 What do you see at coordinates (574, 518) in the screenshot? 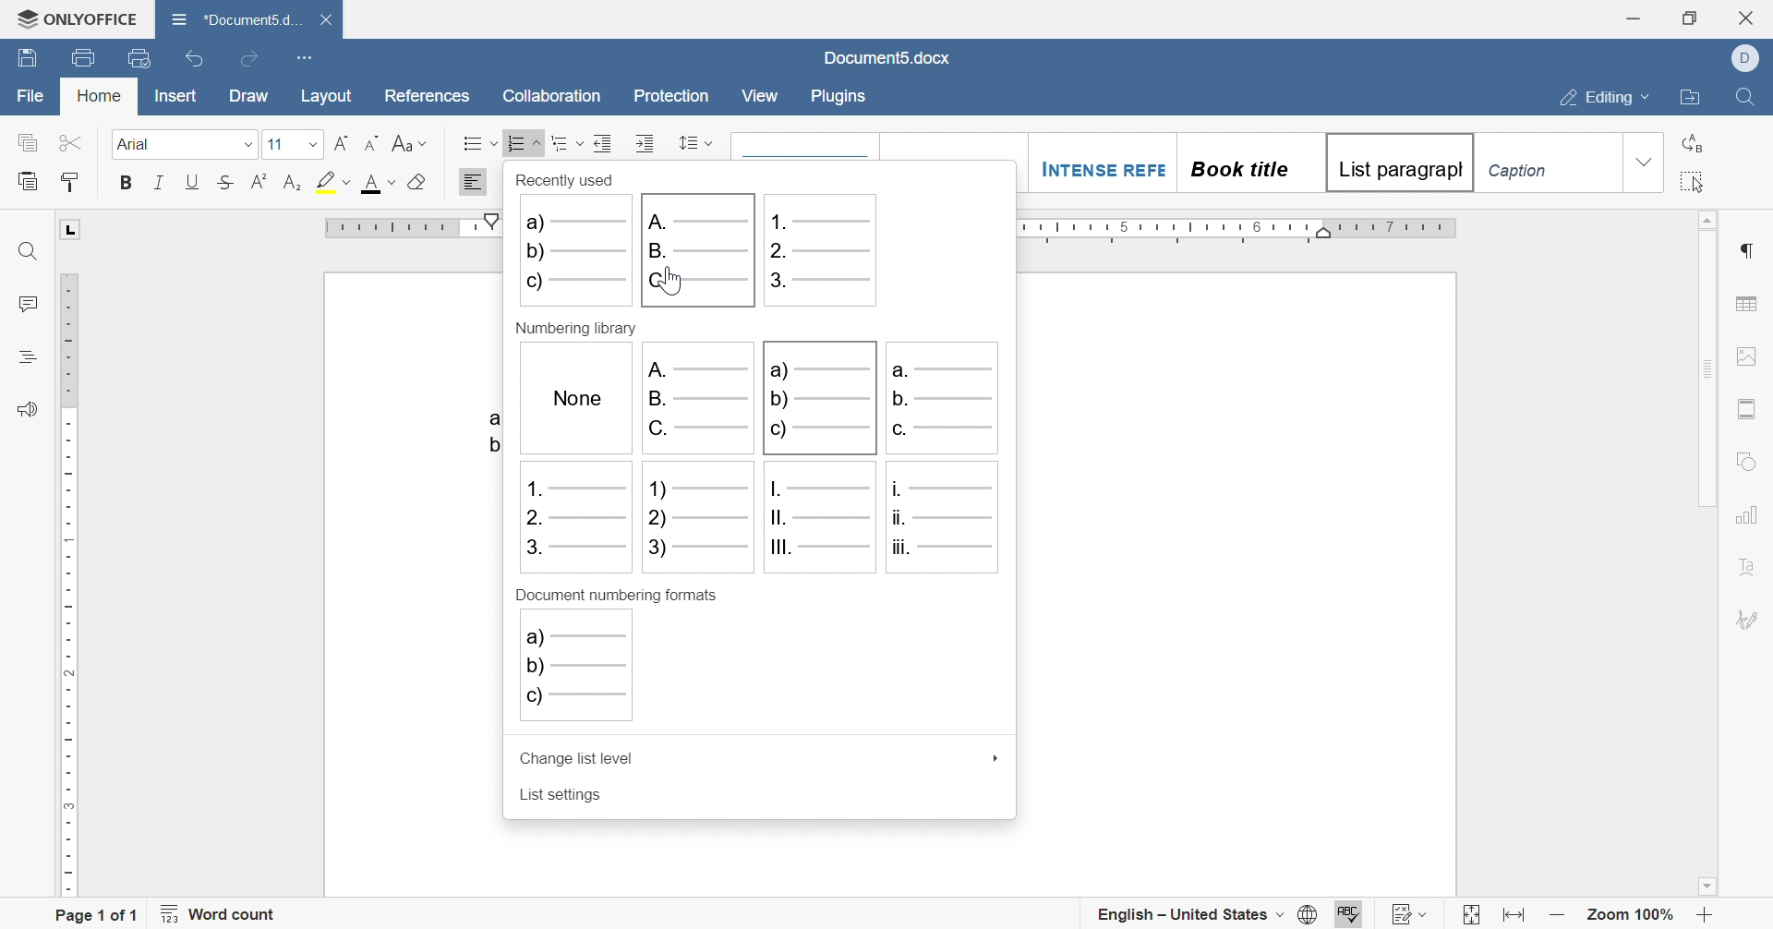
I see `number alignment` at bounding box center [574, 518].